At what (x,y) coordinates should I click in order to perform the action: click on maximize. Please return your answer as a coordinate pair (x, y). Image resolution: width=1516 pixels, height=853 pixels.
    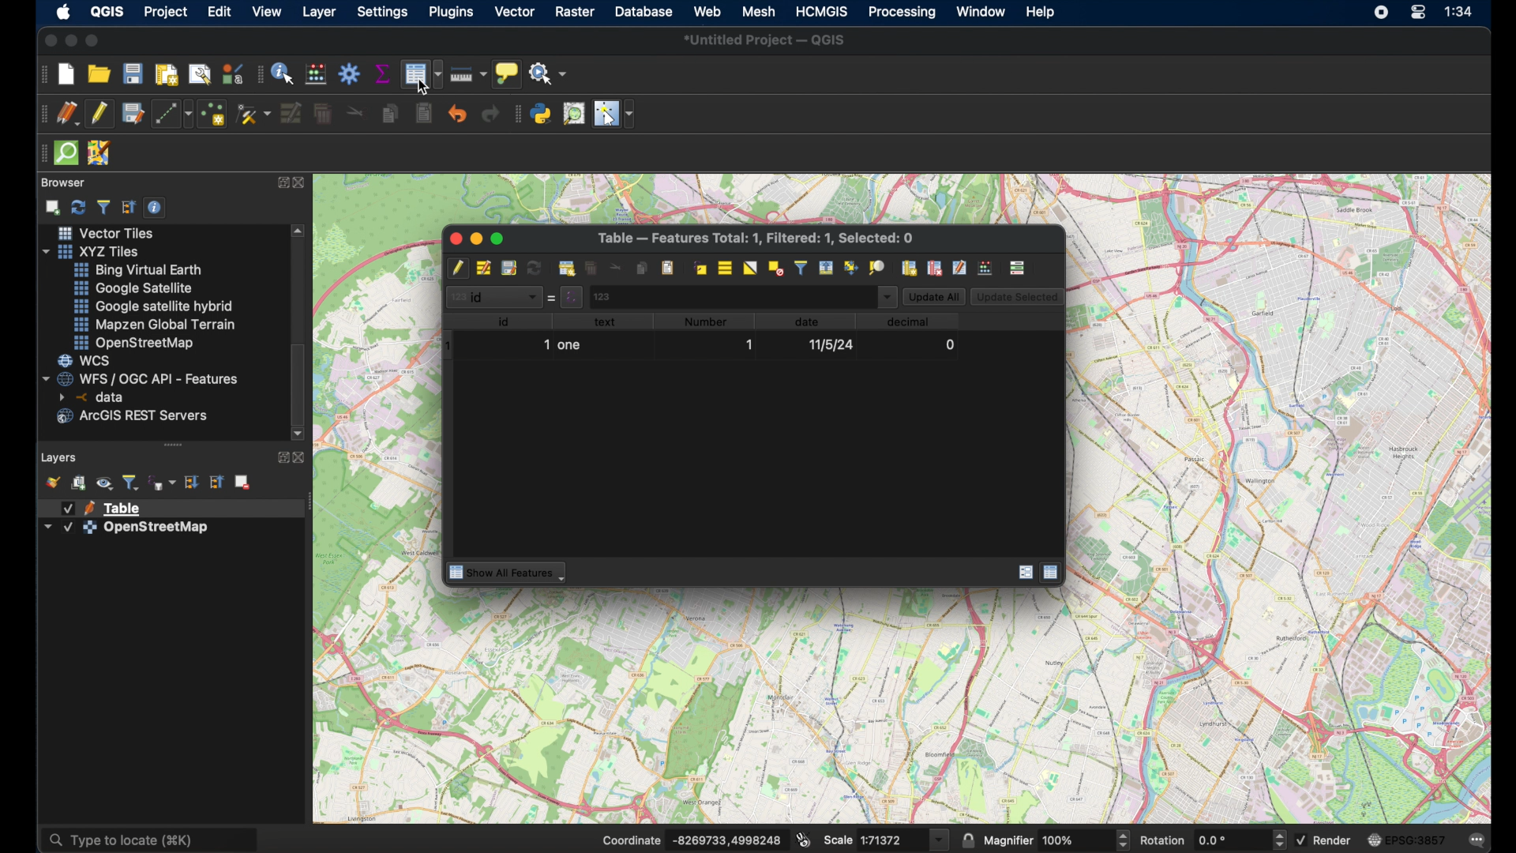
    Looking at the image, I should click on (96, 40).